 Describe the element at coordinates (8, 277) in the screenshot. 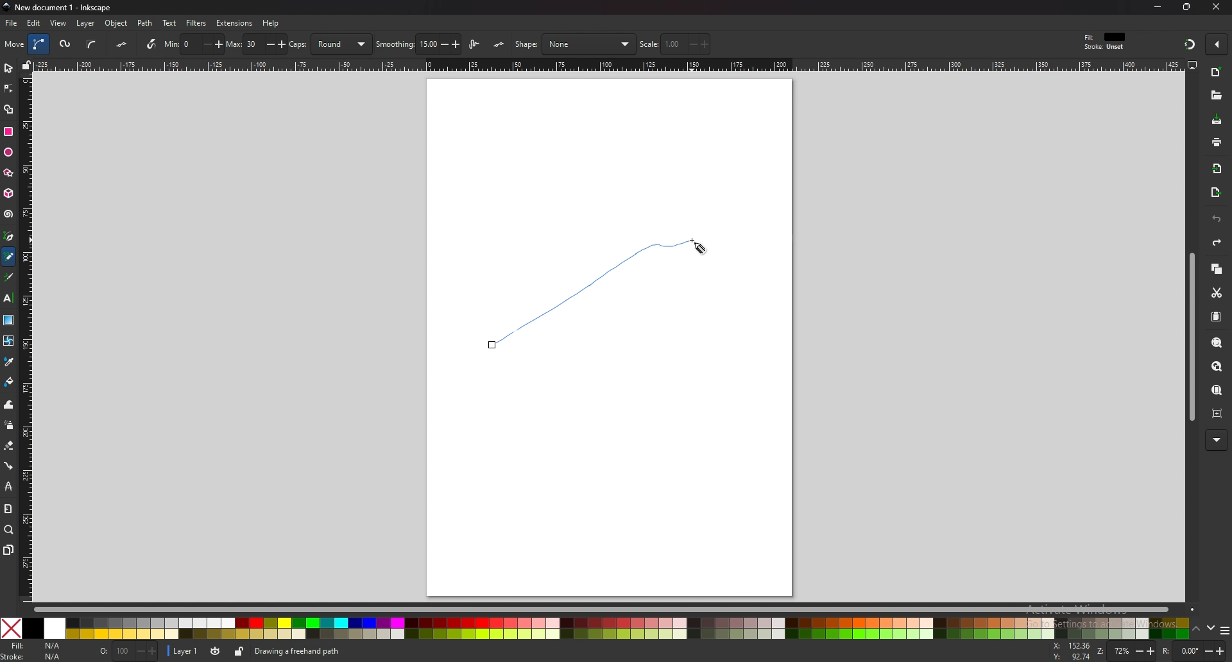

I see `calligraphy` at that location.